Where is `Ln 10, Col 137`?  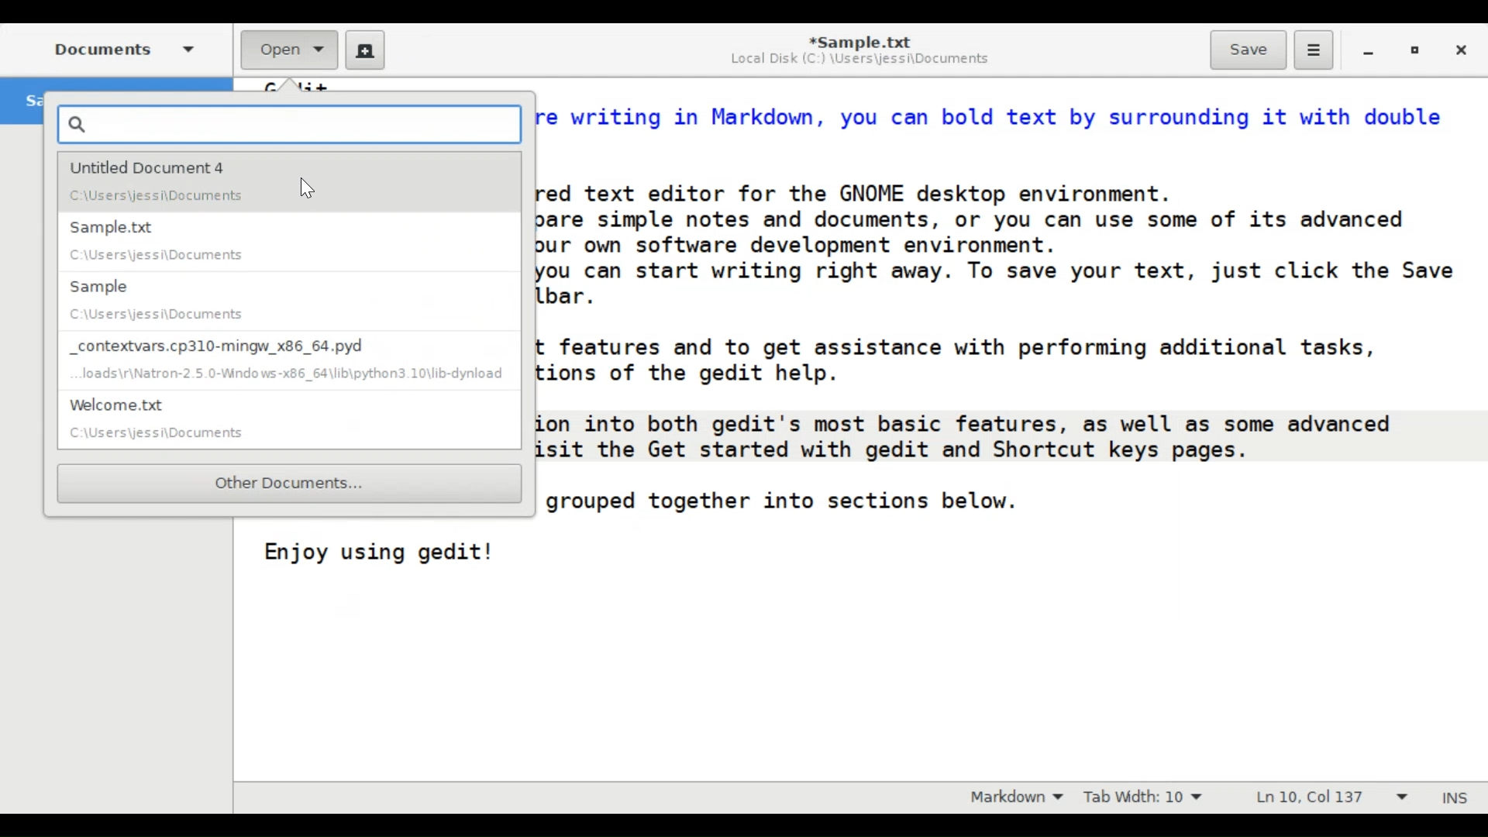
Ln 10, Col 137 is located at coordinates (1329, 796).